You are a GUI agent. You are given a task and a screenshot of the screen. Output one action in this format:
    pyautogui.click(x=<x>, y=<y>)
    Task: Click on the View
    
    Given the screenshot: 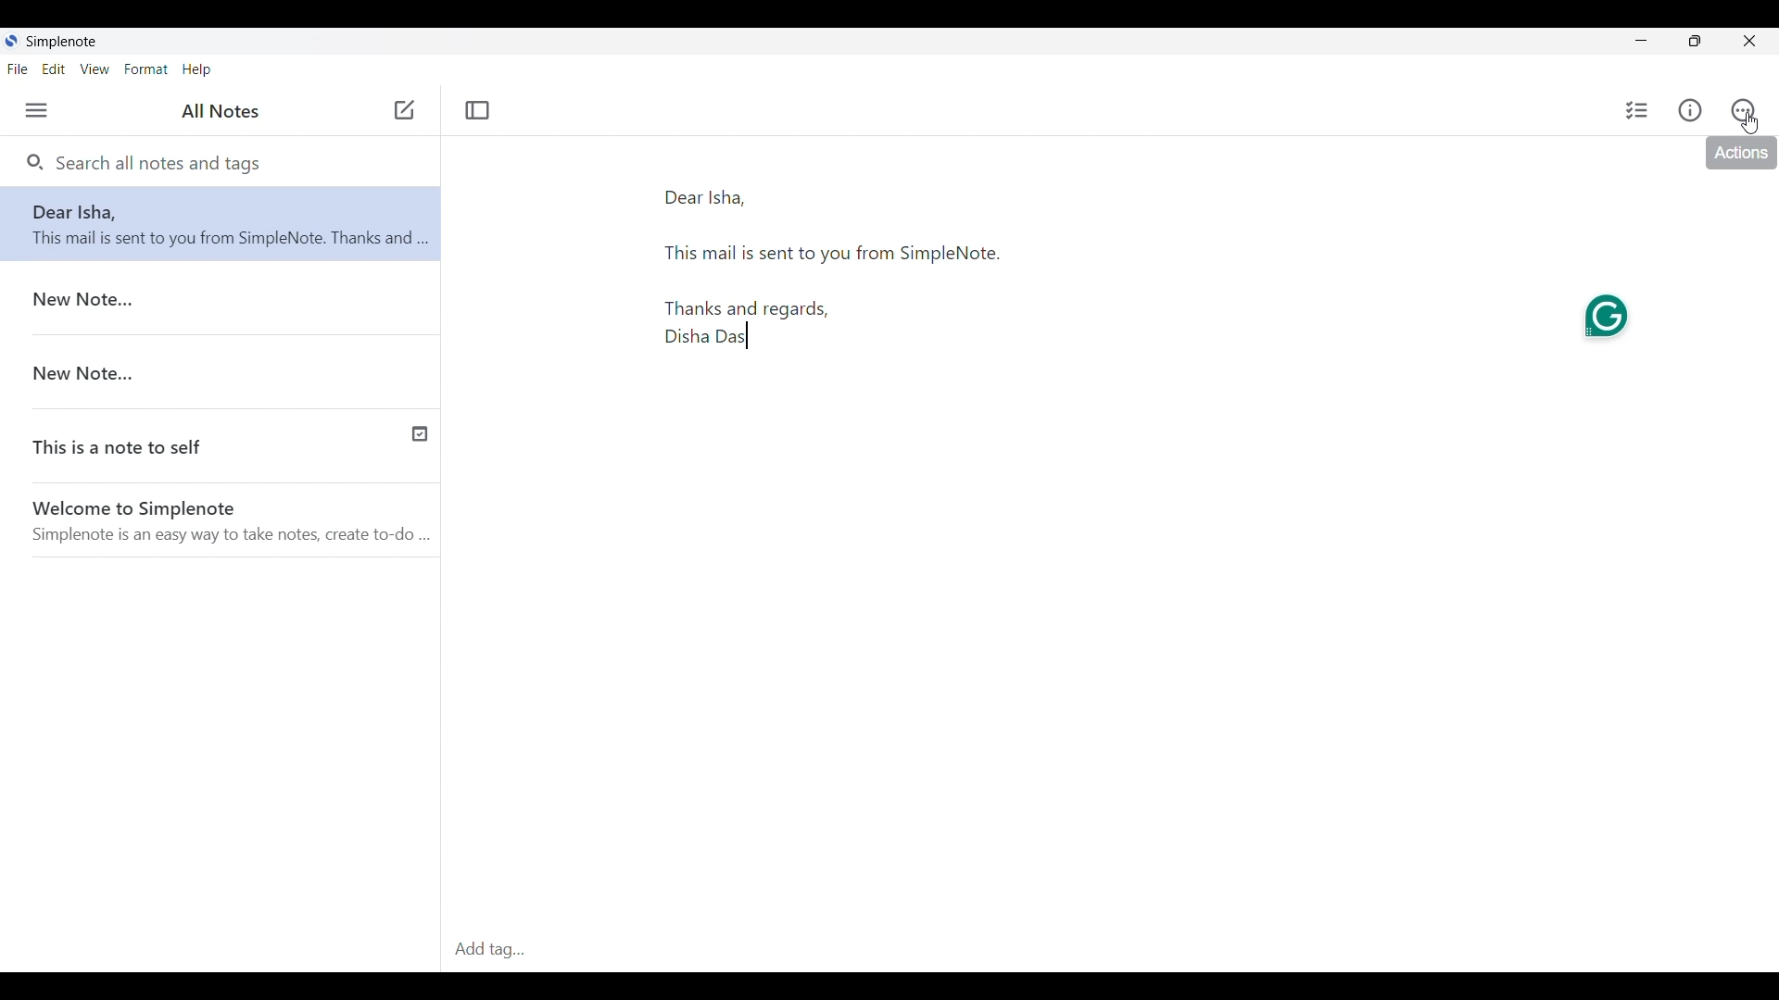 What is the action you would take?
    pyautogui.click(x=95, y=69)
    